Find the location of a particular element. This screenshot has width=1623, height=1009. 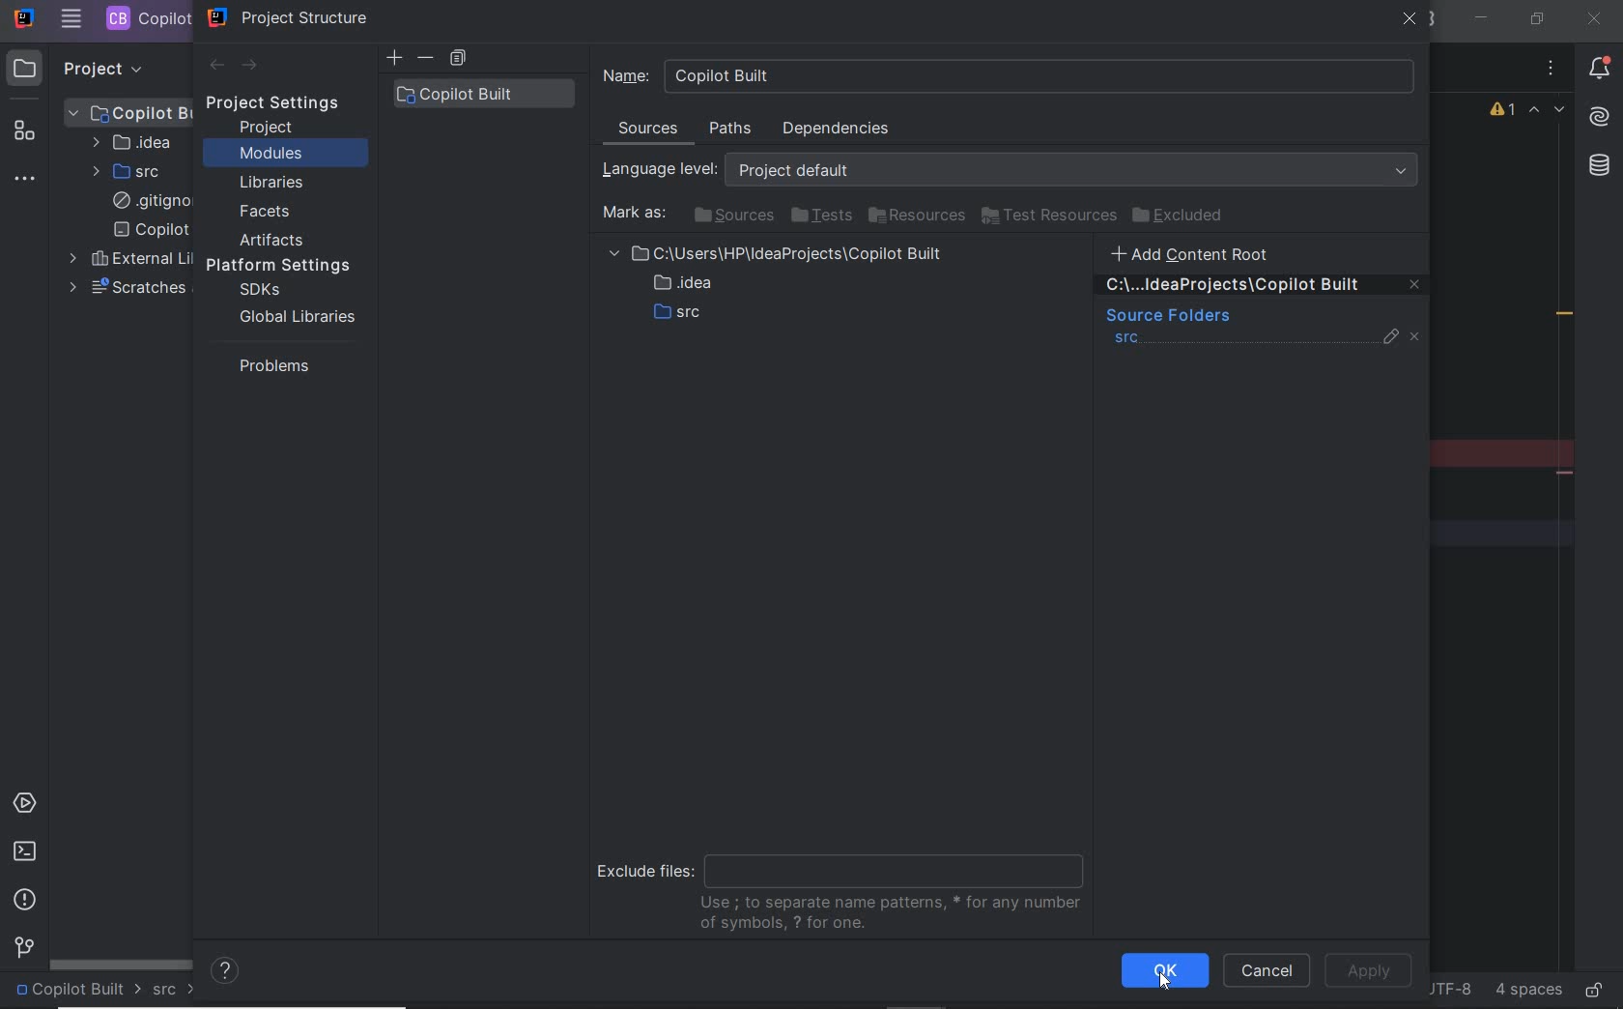

AI Assistant is located at coordinates (1598, 117).